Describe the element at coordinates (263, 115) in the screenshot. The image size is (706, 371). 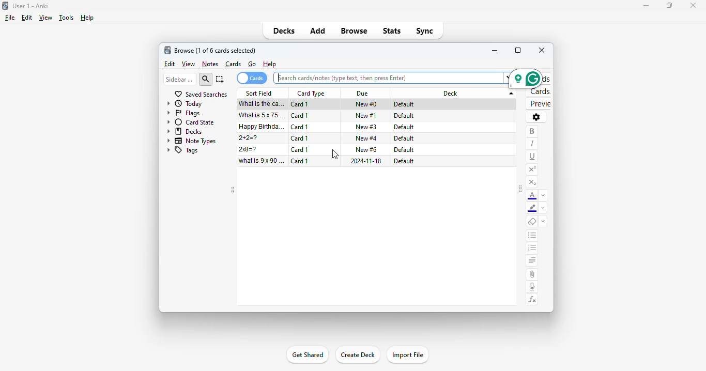
I see `what is 5x75=?` at that location.